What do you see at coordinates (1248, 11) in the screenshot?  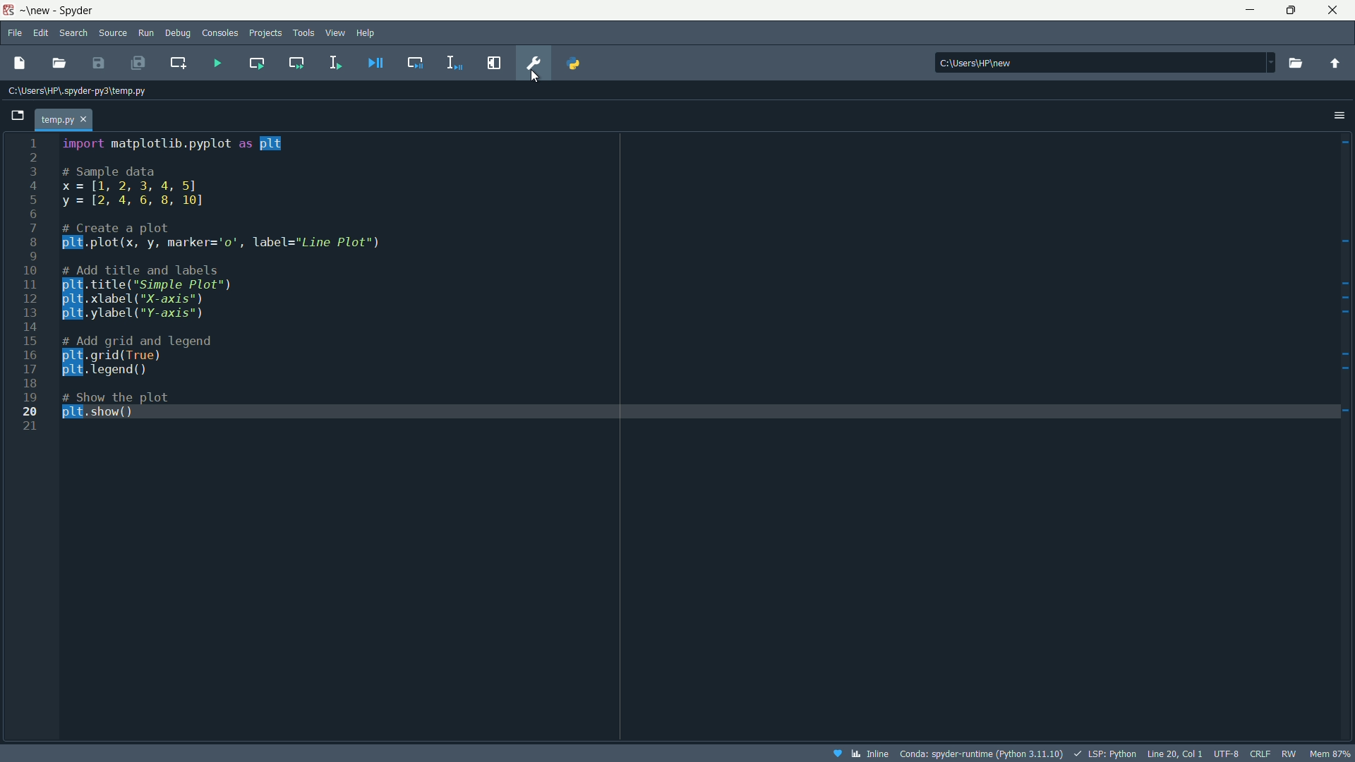 I see `minimize` at bounding box center [1248, 11].